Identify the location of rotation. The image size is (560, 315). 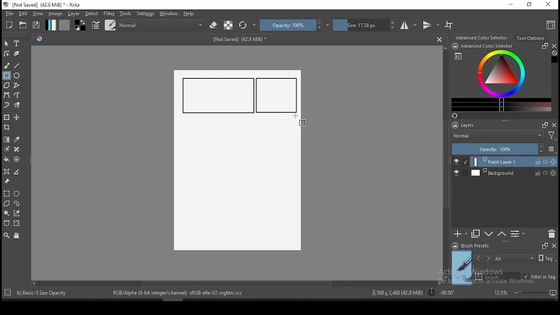
(441, 292).